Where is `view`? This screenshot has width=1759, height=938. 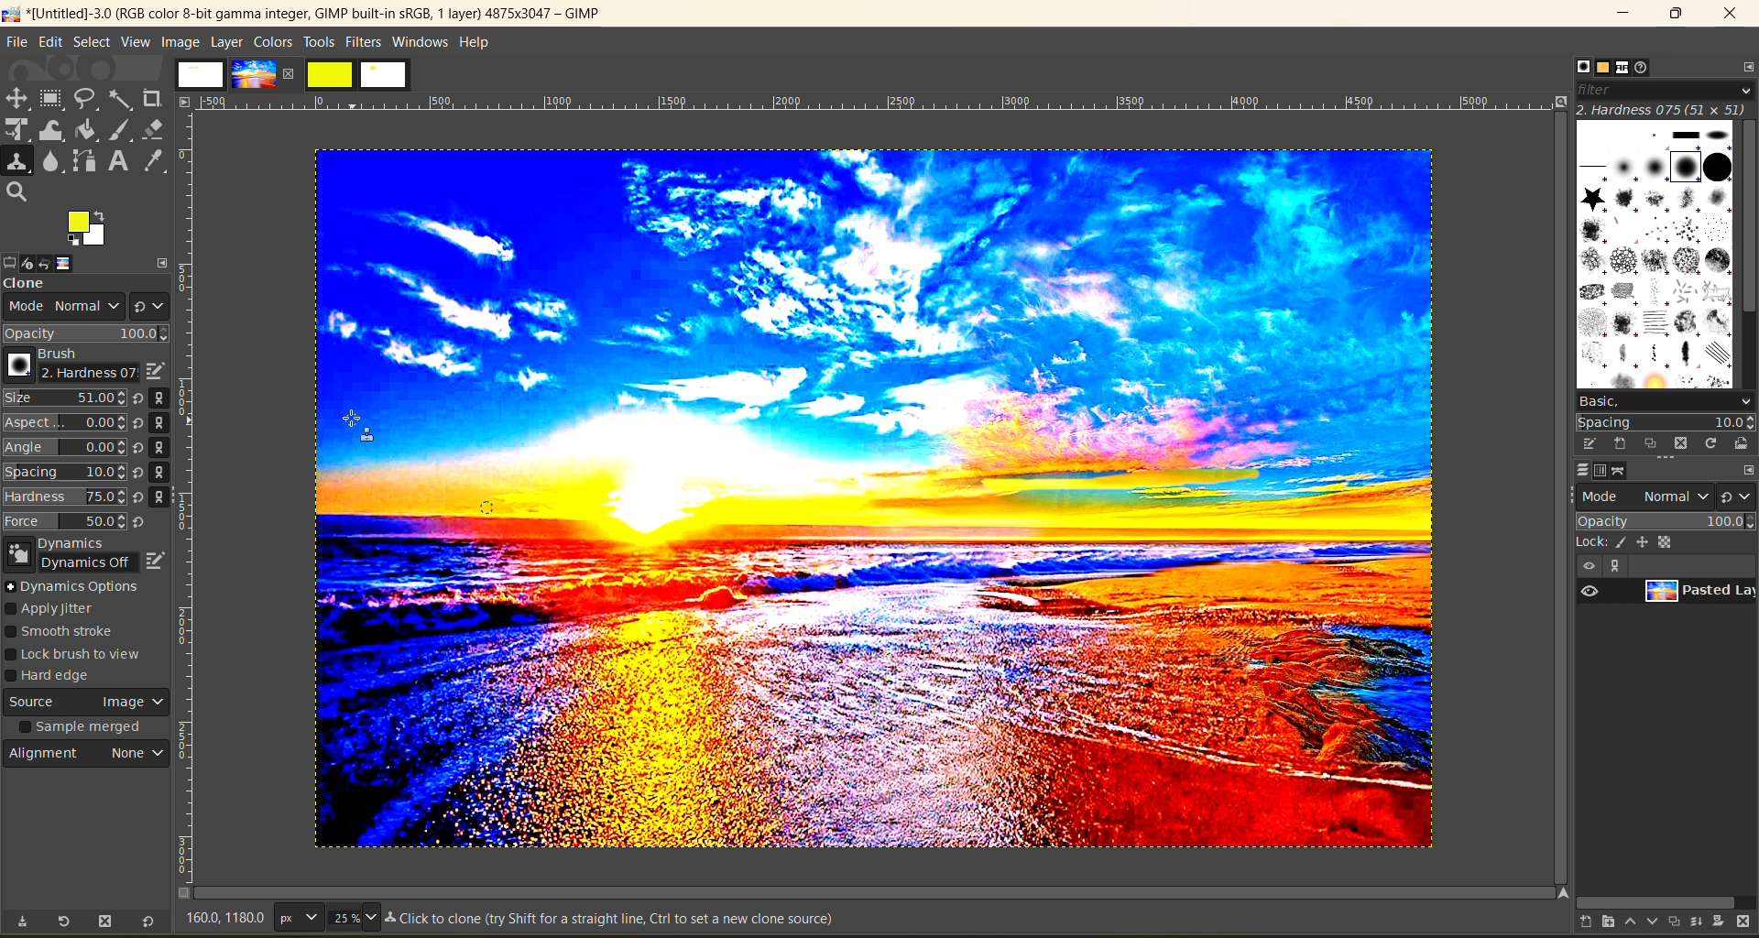 view is located at coordinates (136, 42).